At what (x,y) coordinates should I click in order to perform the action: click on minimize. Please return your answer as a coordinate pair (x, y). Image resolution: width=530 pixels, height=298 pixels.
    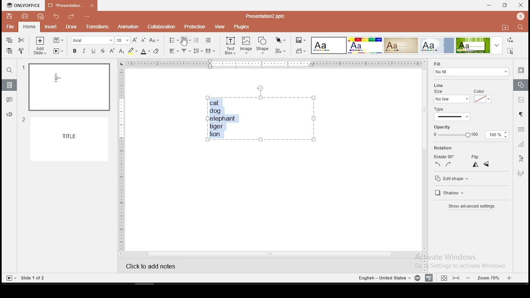
    Looking at the image, I should click on (489, 5).